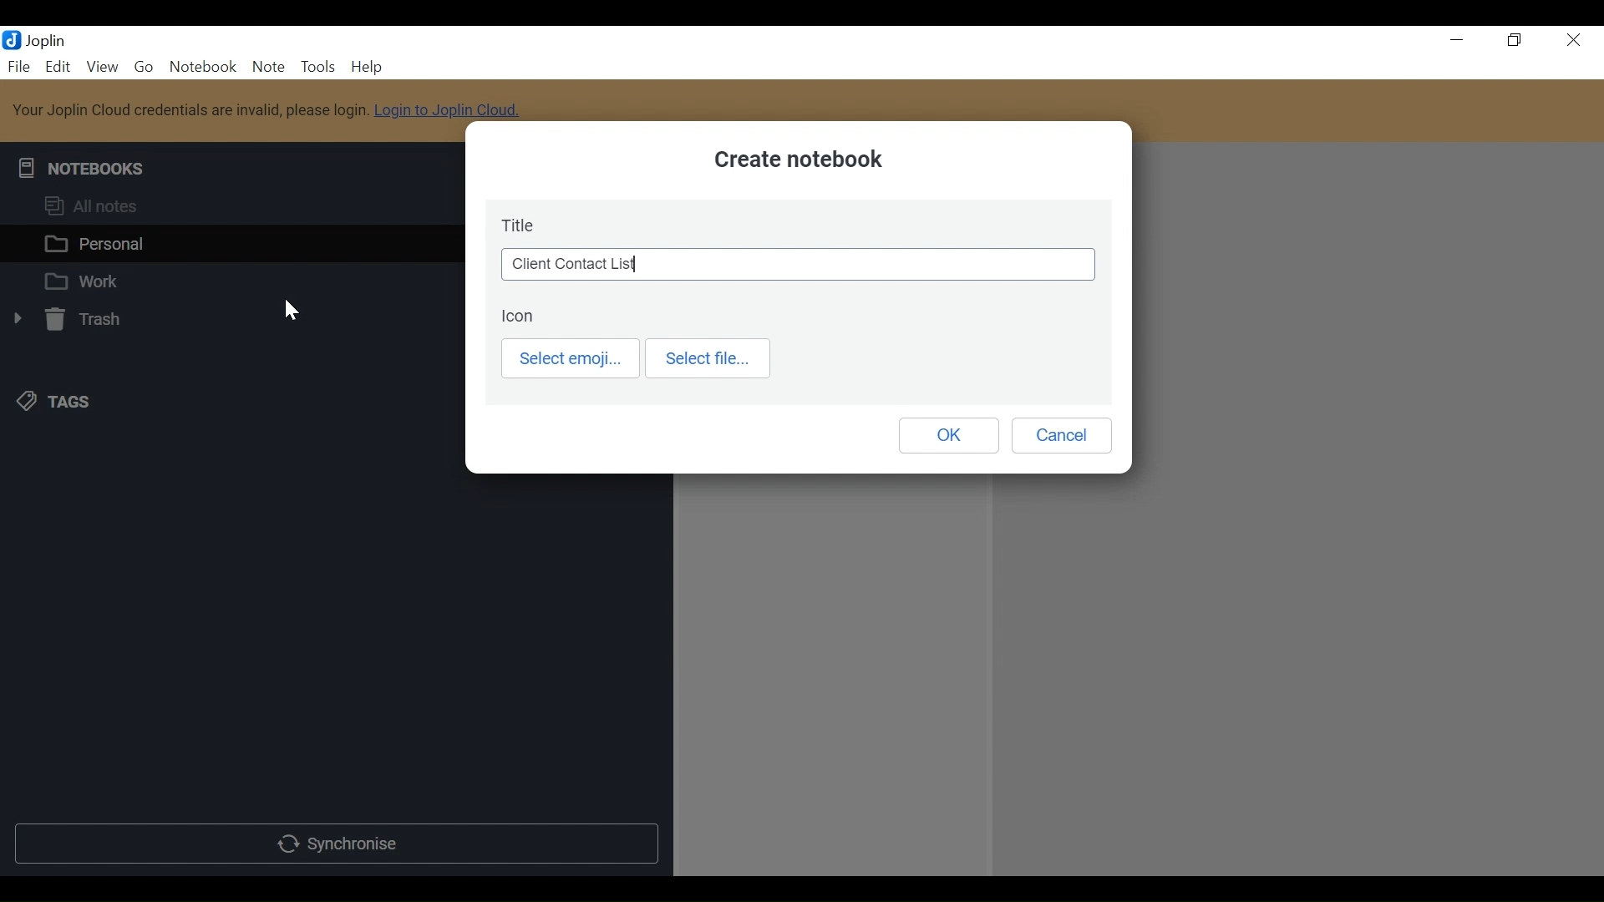 The image size is (1604, 902). Describe the element at coordinates (231, 209) in the screenshot. I see `All Notes` at that location.